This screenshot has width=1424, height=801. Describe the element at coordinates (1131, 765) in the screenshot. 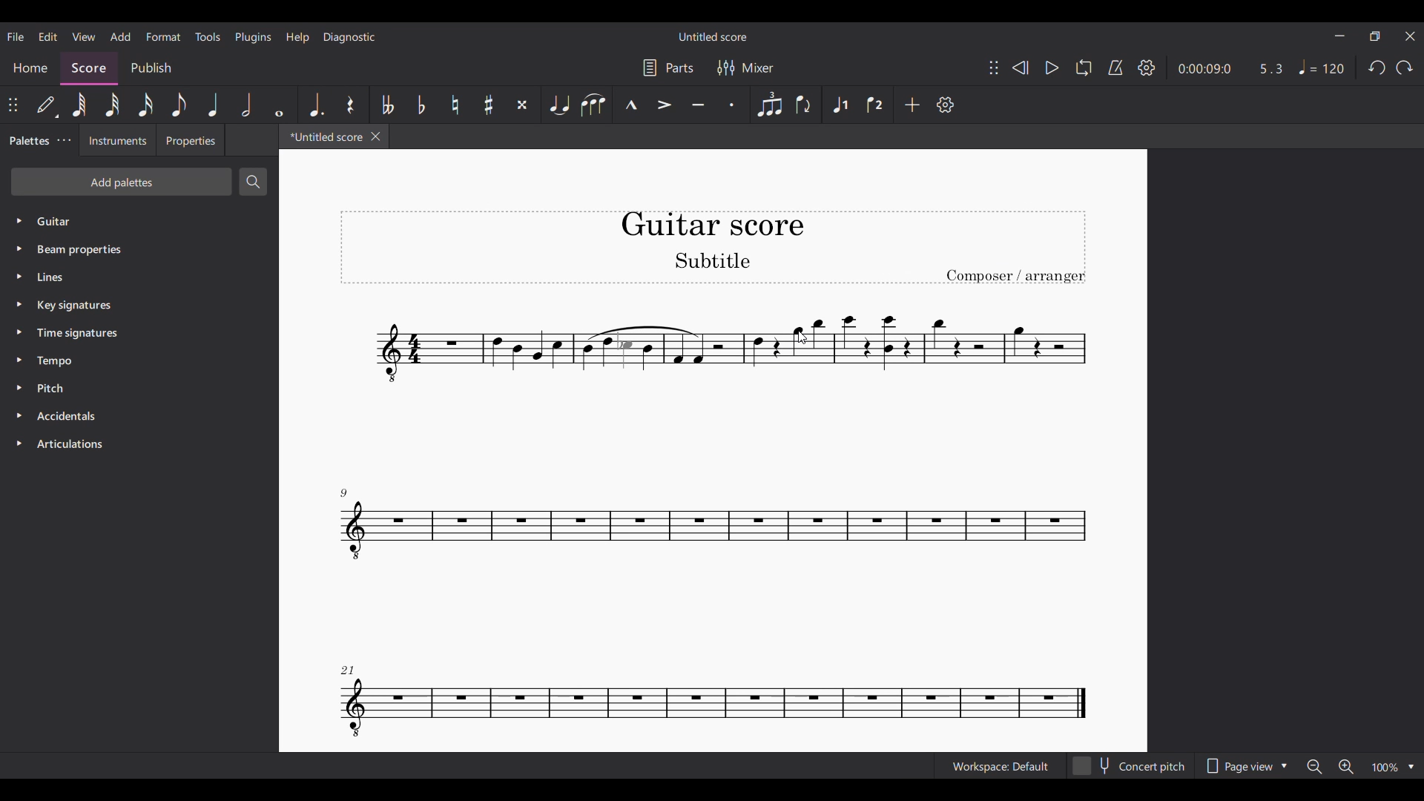

I see `Concert pitch toggle` at that location.